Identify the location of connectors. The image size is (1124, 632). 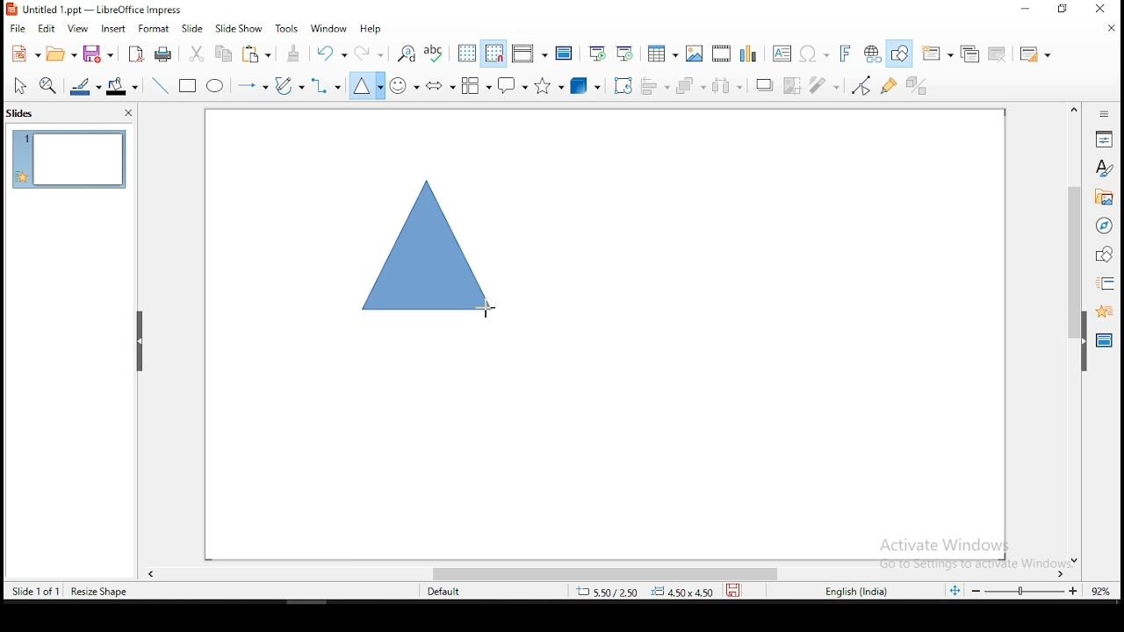
(326, 86).